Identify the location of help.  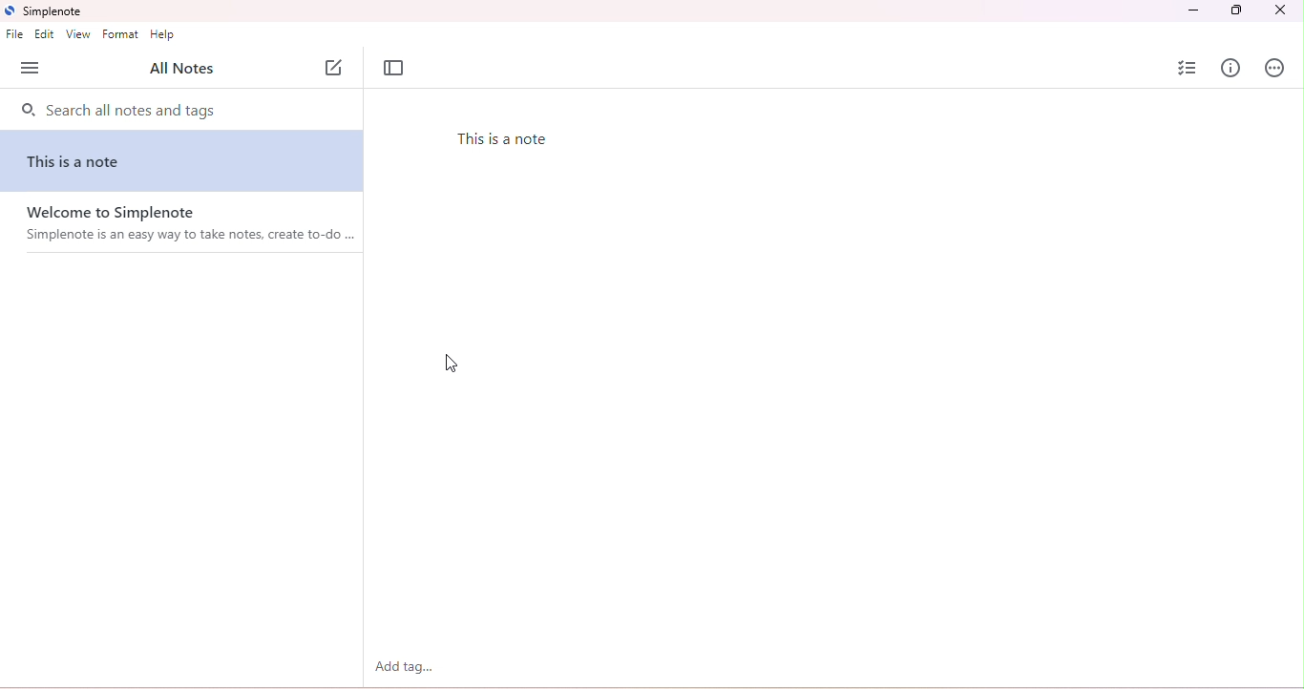
(164, 35).